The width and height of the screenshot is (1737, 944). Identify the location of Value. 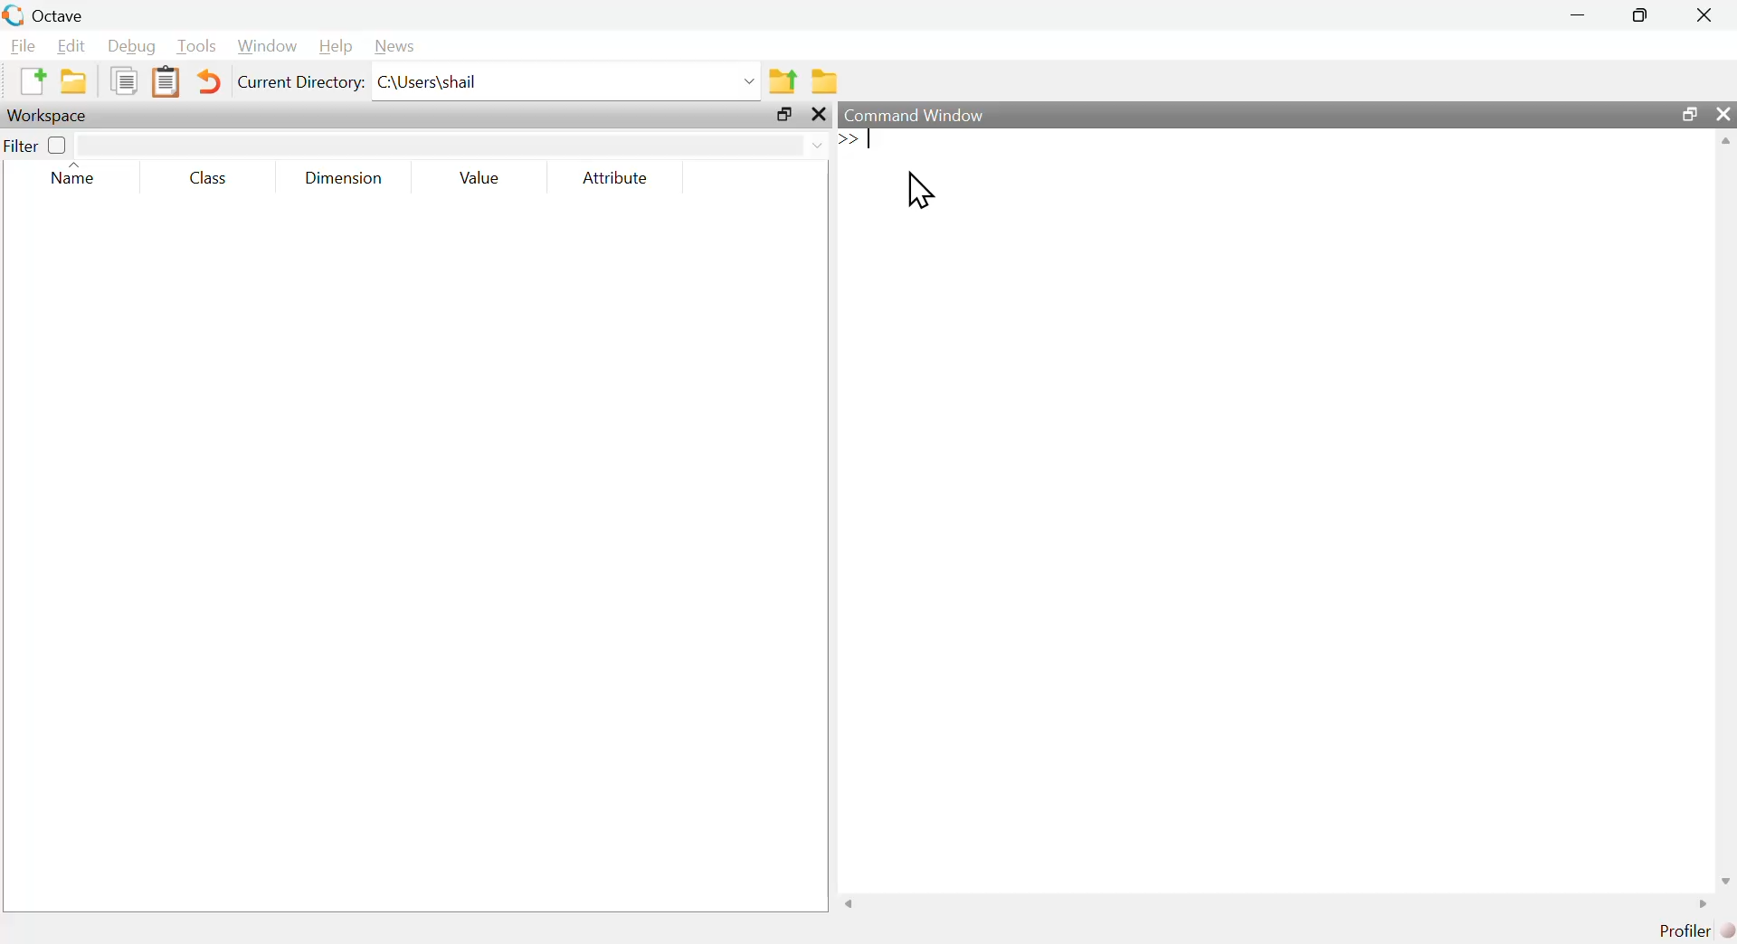
(485, 177).